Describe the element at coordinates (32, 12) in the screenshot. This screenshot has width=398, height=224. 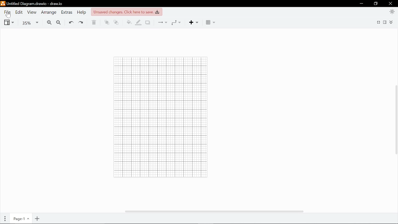
I see `View` at that location.